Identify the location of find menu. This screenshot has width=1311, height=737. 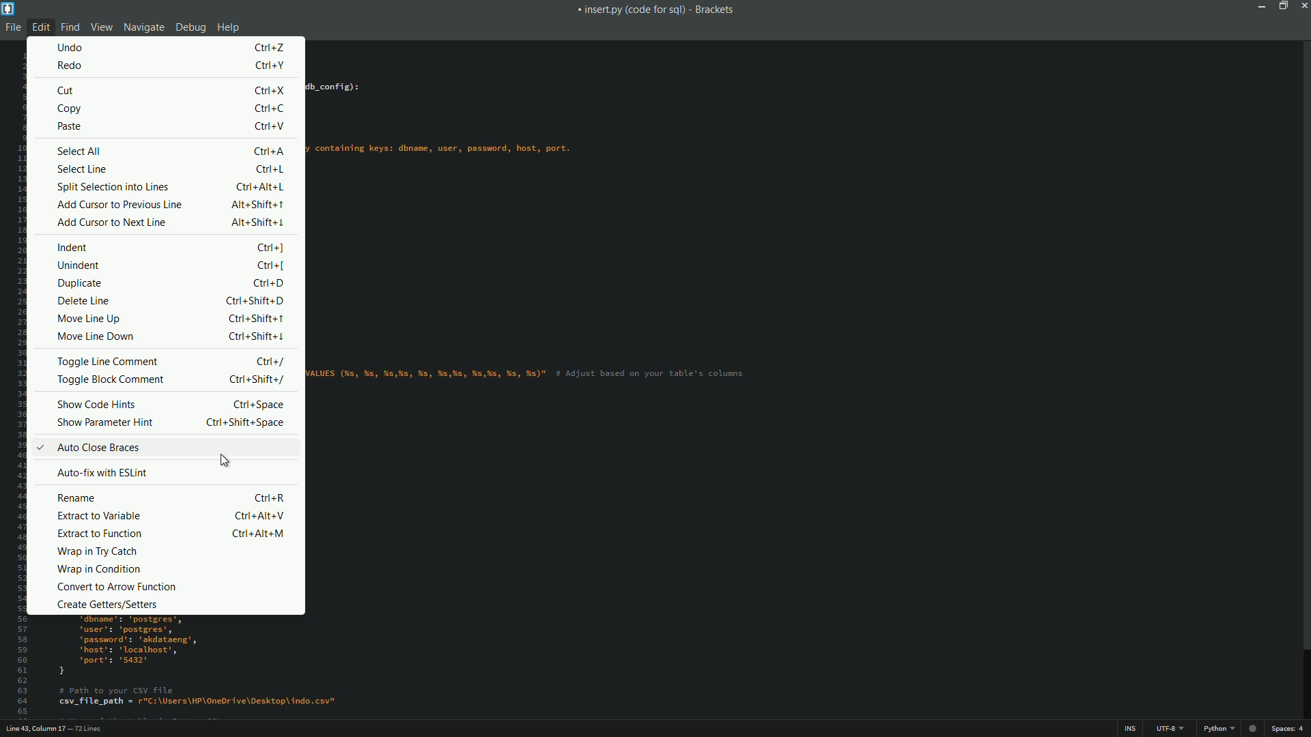
(70, 27).